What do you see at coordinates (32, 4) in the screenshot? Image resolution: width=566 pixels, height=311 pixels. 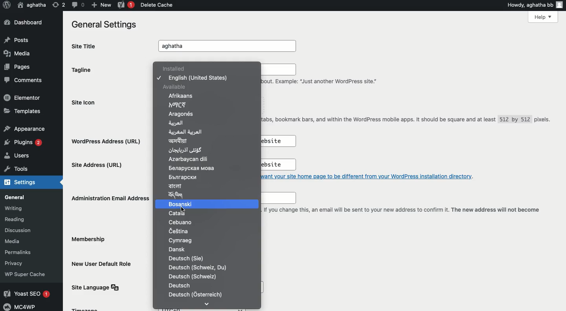 I see `aghatha` at bounding box center [32, 4].